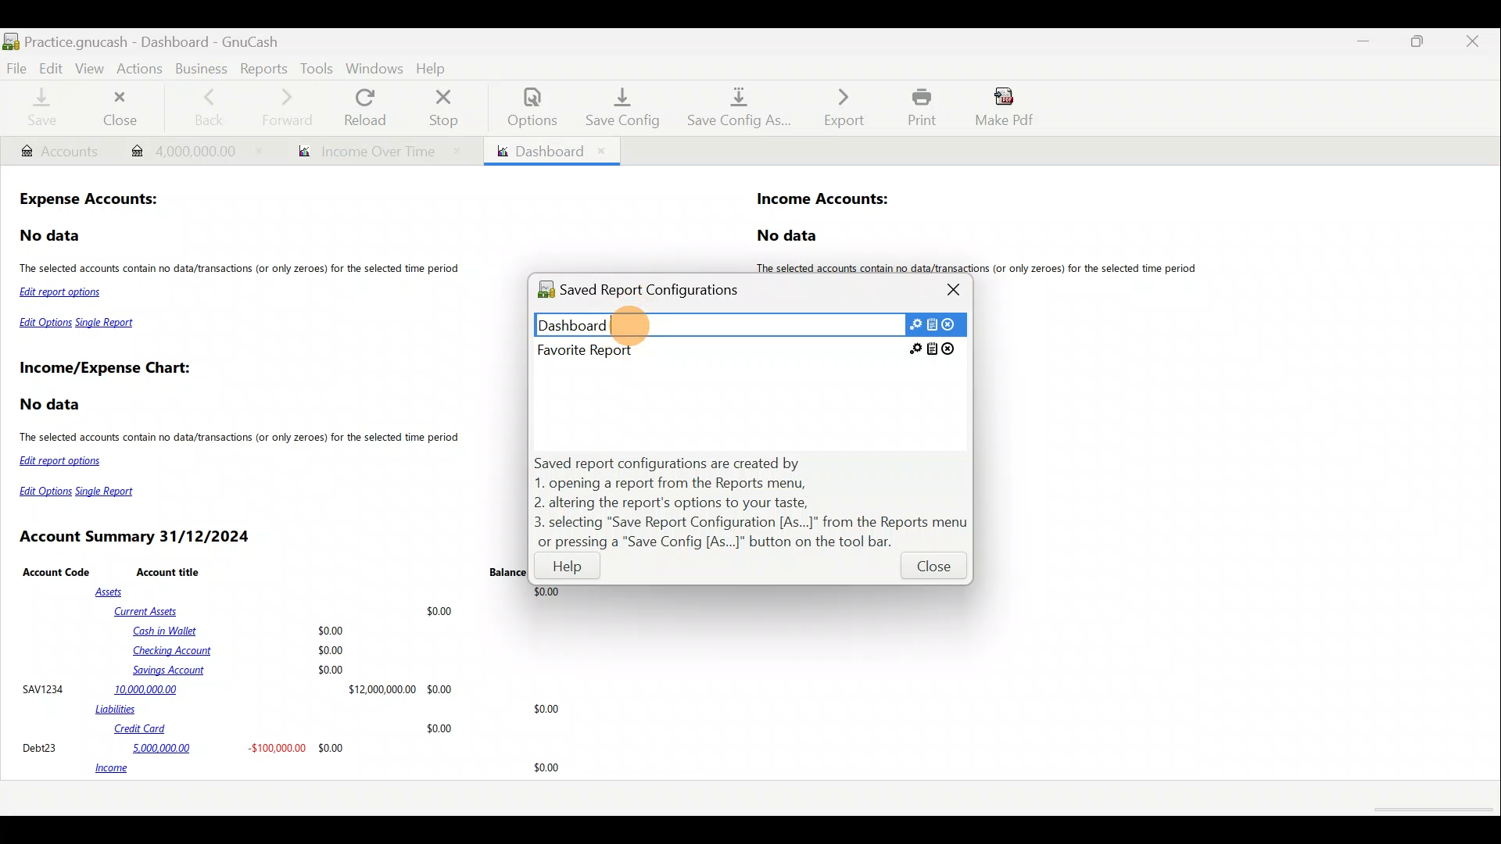 This screenshot has height=844, width=1501. Describe the element at coordinates (174, 38) in the screenshot. I see `Document name` at that location.